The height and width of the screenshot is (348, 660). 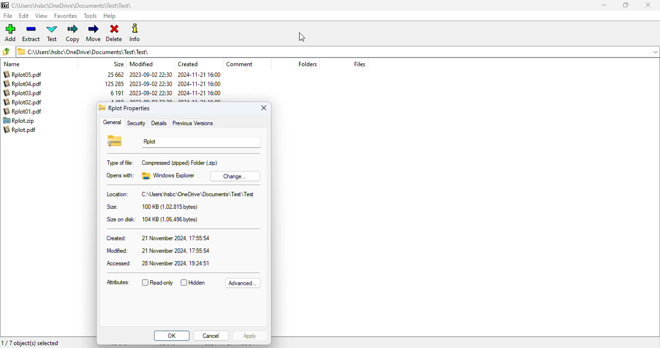 I want to click on details, so click(x=159, y=124).